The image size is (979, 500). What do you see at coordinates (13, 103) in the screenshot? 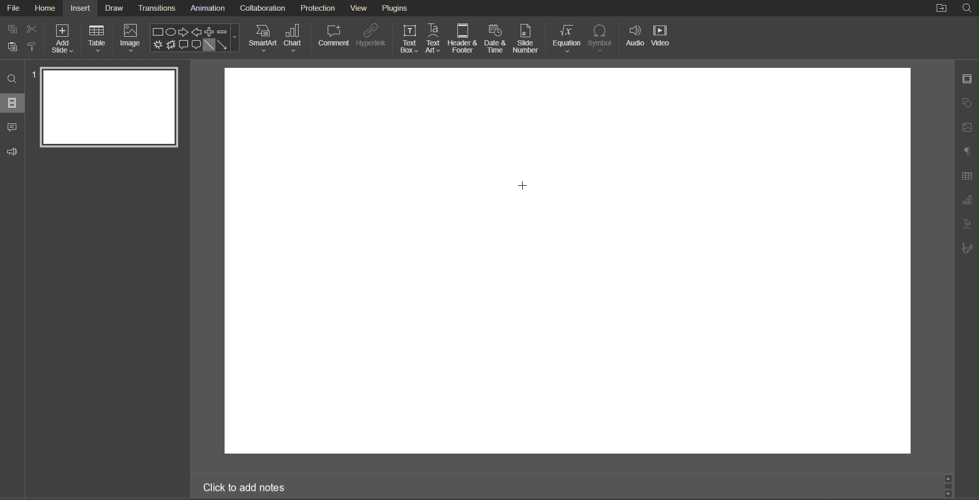
I see `Slides` at bounding box center [13, 103].